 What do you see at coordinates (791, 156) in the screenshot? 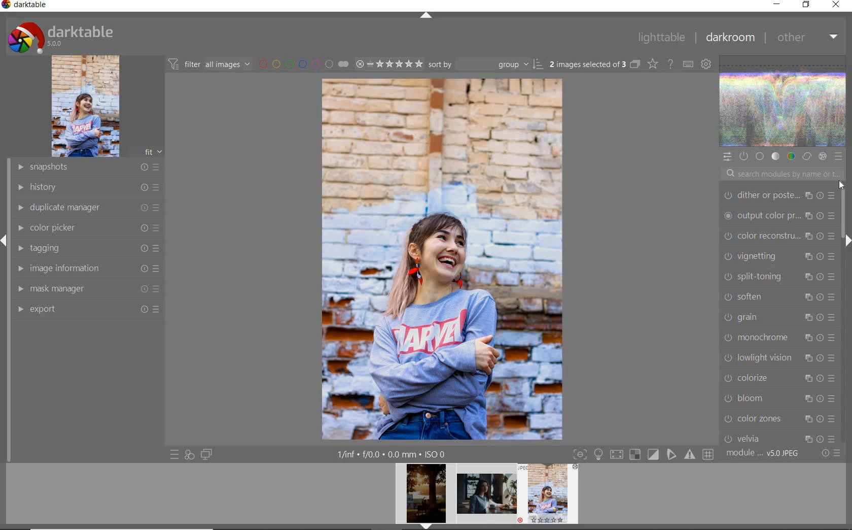
I see `color` at bounding box center [791, 156].